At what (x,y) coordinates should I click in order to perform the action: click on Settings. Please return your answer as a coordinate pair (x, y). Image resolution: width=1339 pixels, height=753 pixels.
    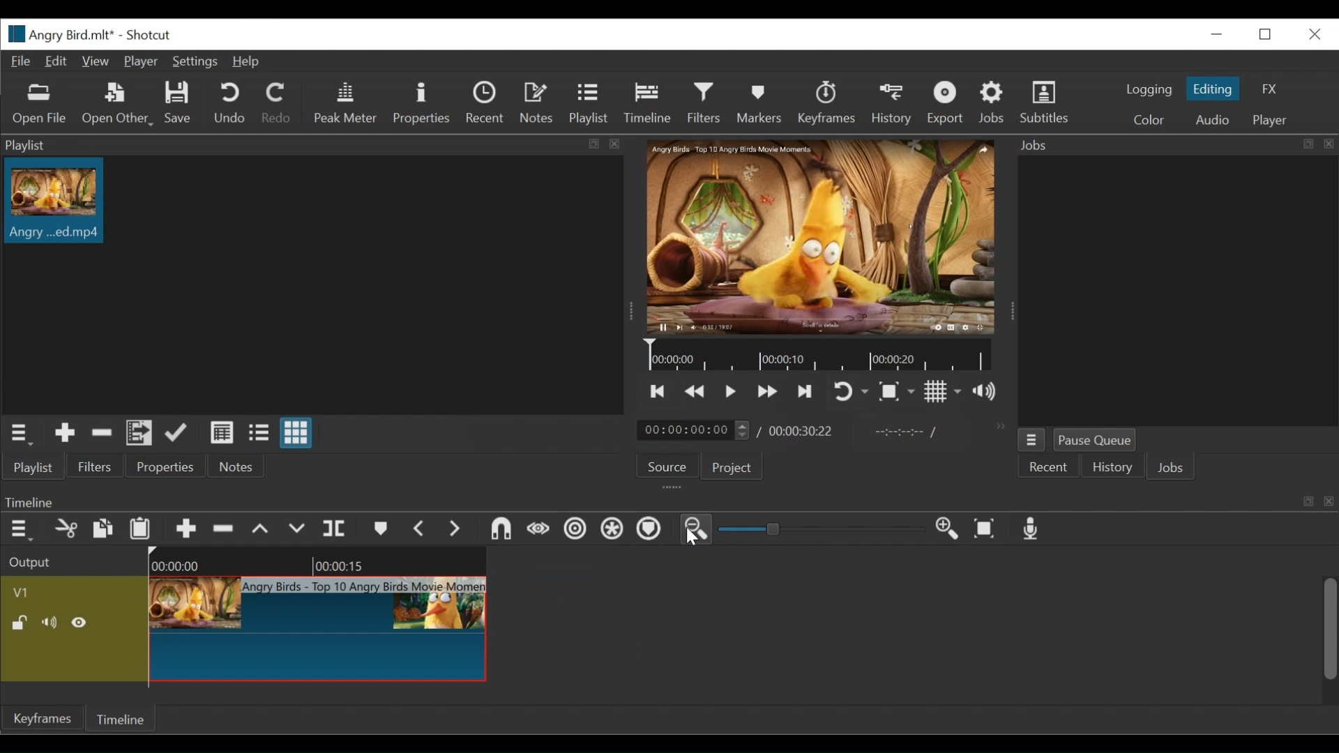
    Looking at the image, I should click on (194, 62).